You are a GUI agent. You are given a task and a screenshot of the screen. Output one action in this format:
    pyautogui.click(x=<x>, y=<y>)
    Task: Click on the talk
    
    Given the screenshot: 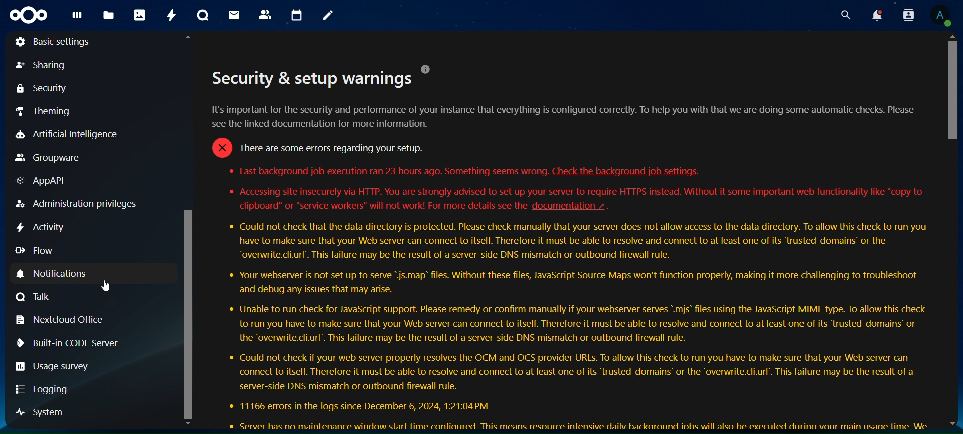 What is the action you would take?
    pyautogui.click(x=33, y=297)
    